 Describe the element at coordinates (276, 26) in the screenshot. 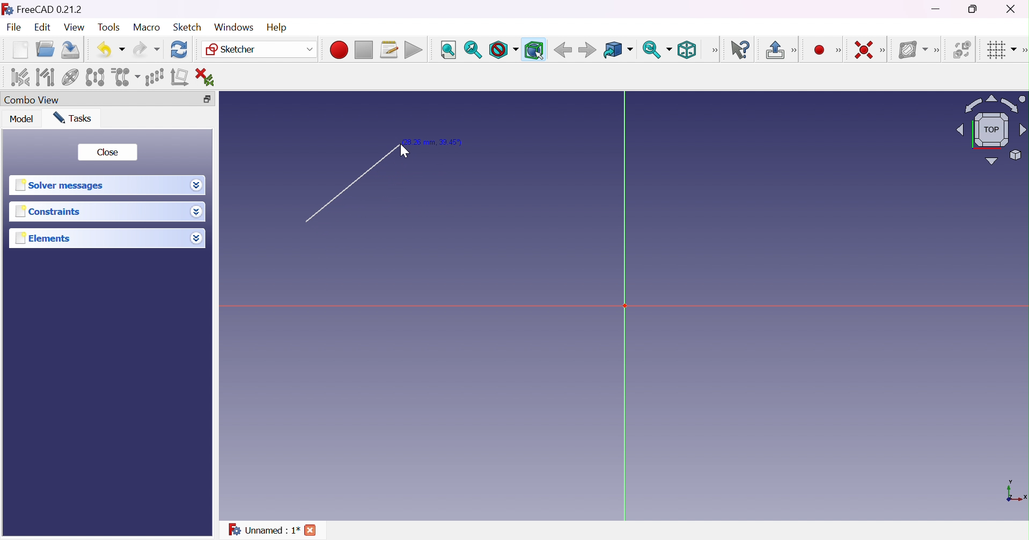

I see `Help` at that location.